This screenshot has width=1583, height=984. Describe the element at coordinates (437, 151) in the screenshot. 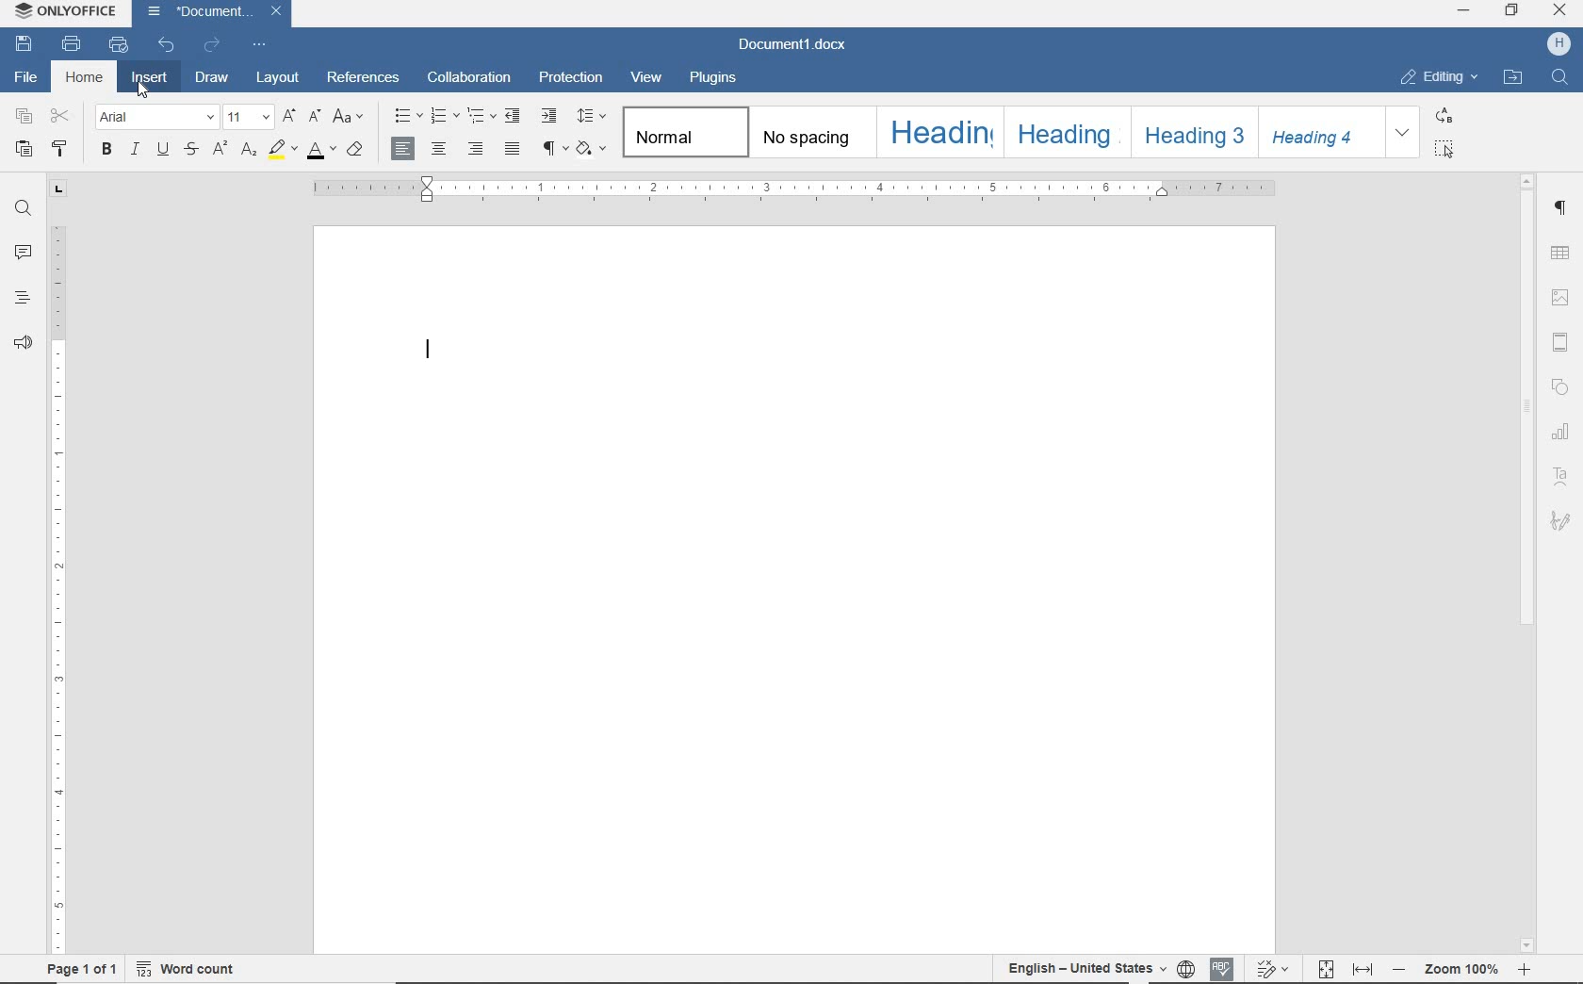

I see `align center` at that location.